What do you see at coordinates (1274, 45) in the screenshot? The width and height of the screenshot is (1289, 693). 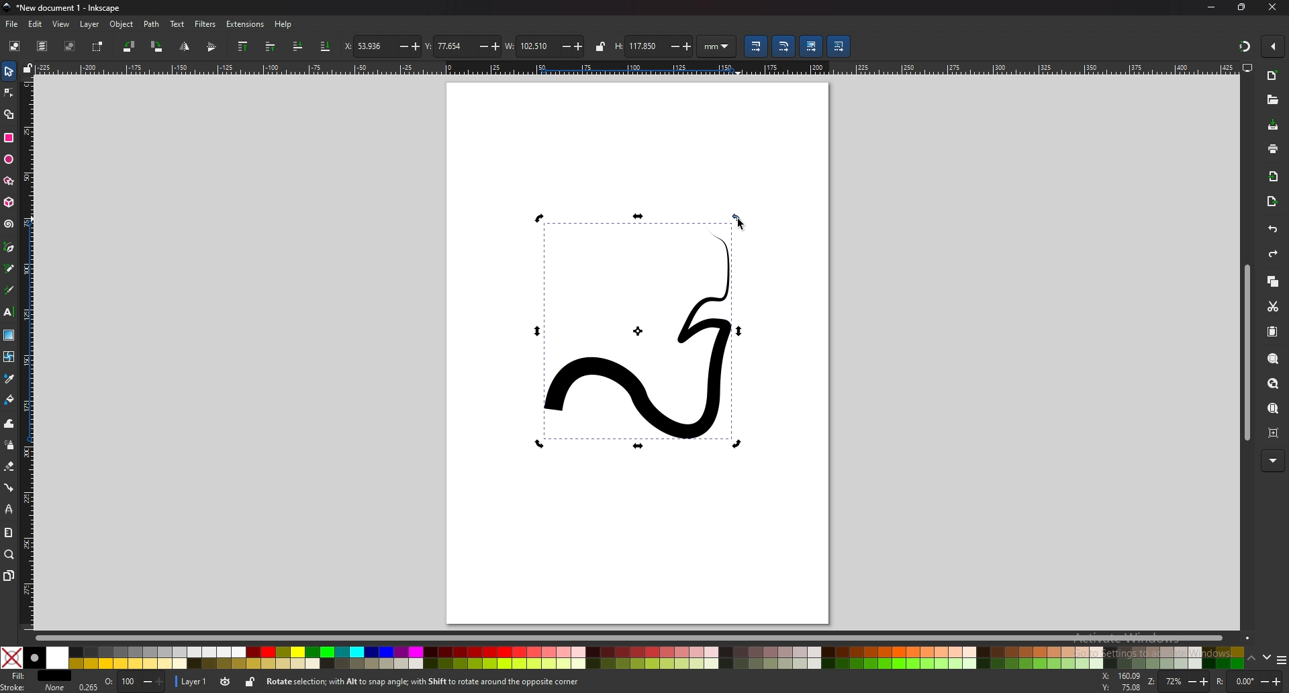 I see `enable snapping` at bounding box center [1274, 45].